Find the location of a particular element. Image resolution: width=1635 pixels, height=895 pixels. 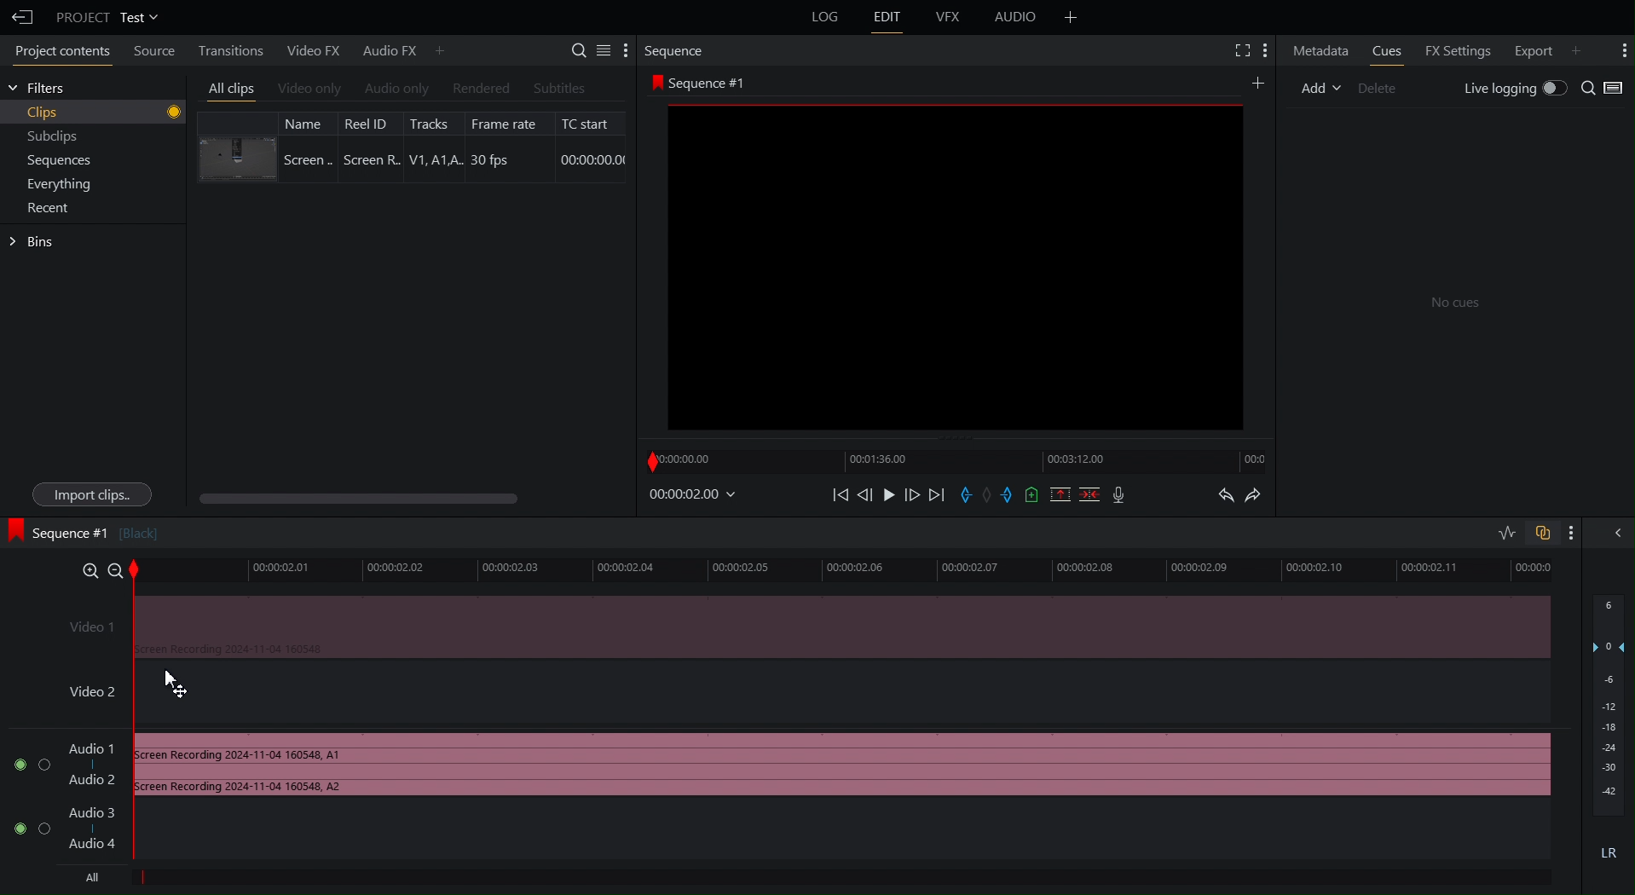

Audio FX is located at coordinates (399, 49).